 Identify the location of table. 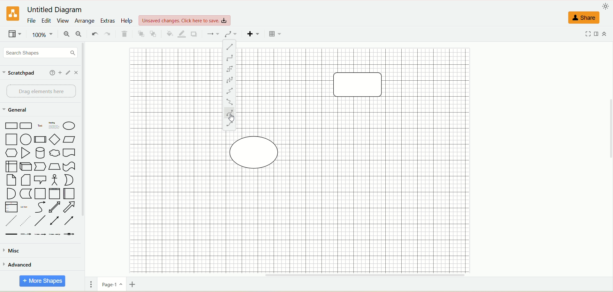
(275, 34).